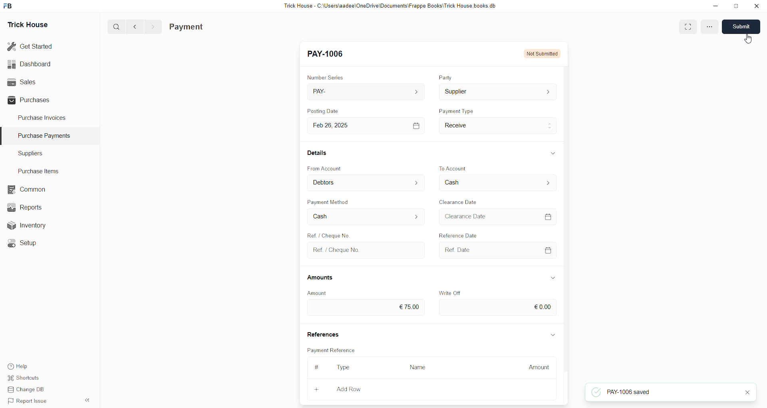 This screenshot has height=408, width=767. I want to click on Reports, so click(25, 207).